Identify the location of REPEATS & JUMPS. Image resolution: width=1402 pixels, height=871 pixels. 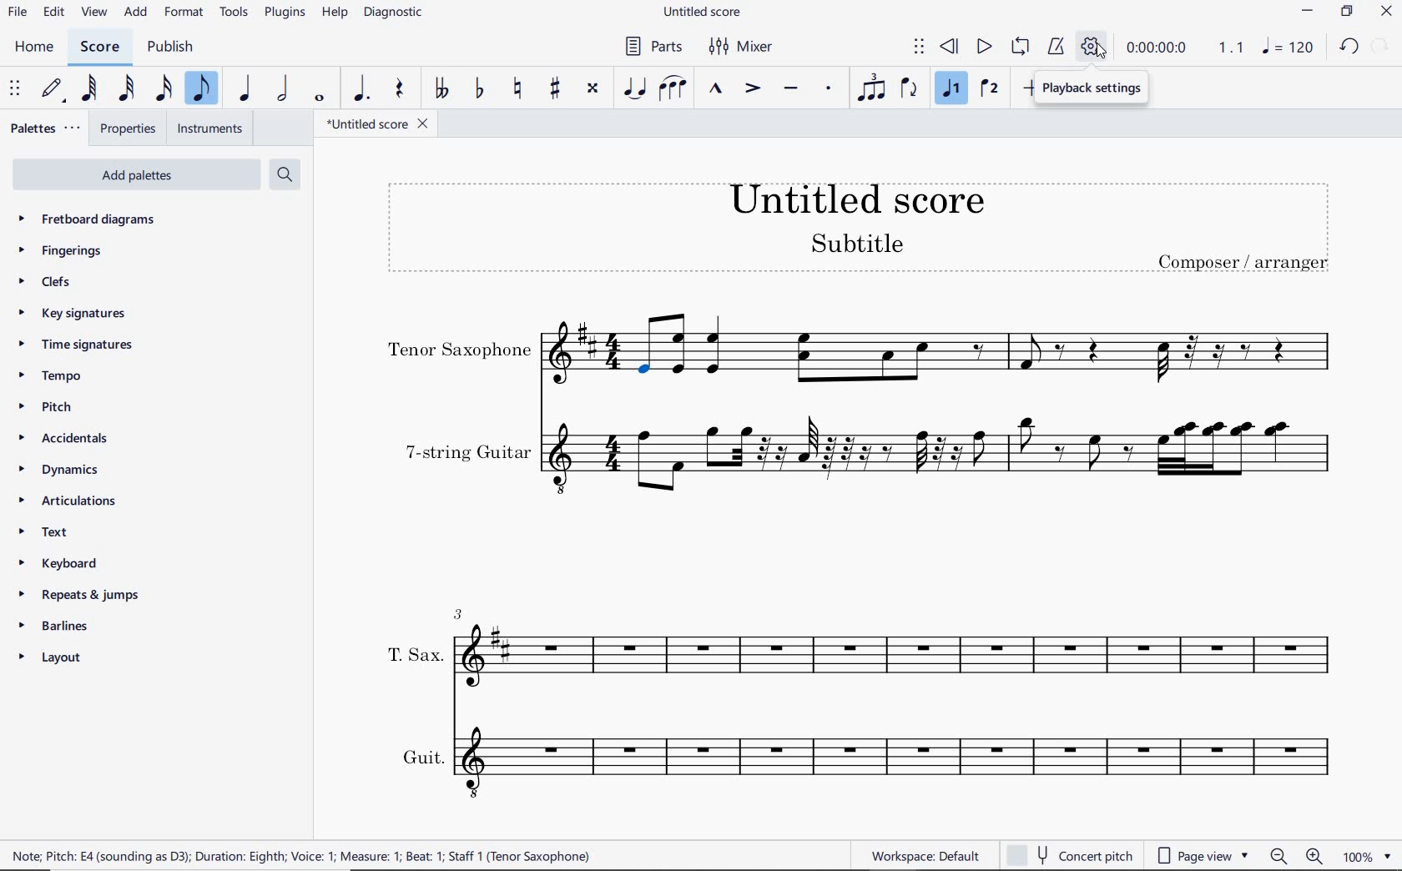
(81, 597).